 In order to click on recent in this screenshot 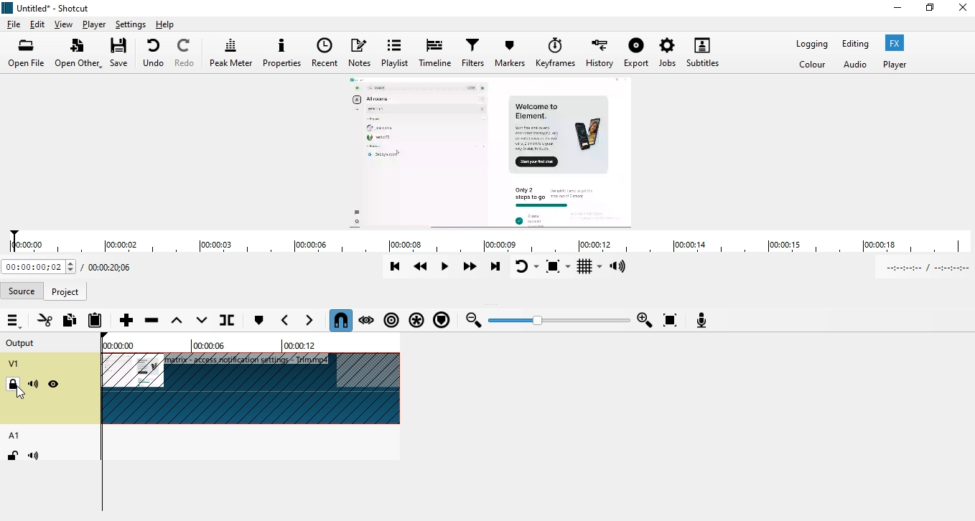, I will do `click(327, 52)`.